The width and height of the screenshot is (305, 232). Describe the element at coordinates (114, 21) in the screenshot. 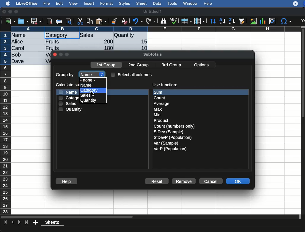

I see `clone formatting` at that location.